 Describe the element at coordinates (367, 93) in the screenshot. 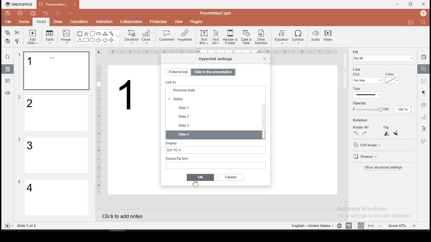

I see `line type` at that location.